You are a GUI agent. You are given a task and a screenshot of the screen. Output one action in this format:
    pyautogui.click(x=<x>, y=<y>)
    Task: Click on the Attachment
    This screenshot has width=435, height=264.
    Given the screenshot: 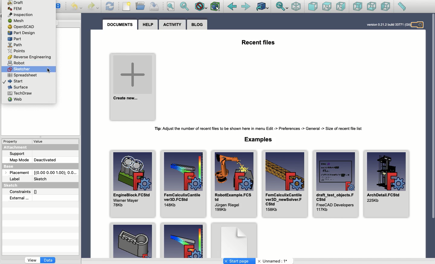 What is the action you would take?
    pyautogui.click(x=14, y=148)
    